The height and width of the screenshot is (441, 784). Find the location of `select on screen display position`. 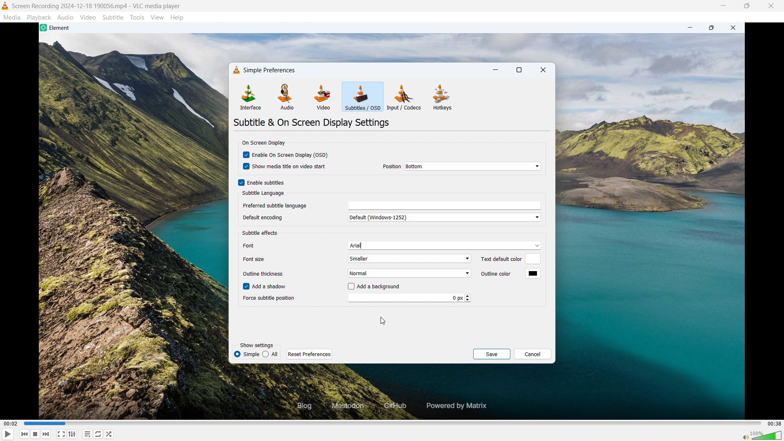

select on screen display position is located at coordinates (472, 166).